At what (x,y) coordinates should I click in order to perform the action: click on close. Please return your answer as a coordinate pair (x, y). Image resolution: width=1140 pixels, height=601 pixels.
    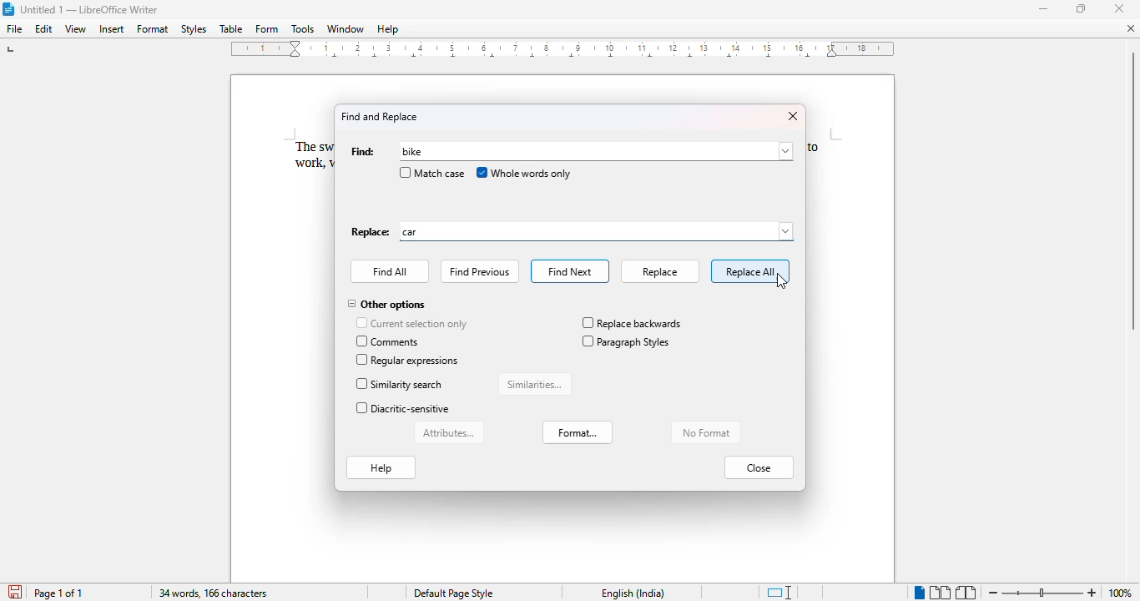
    Looking at the image, I should click on (1119, 8).